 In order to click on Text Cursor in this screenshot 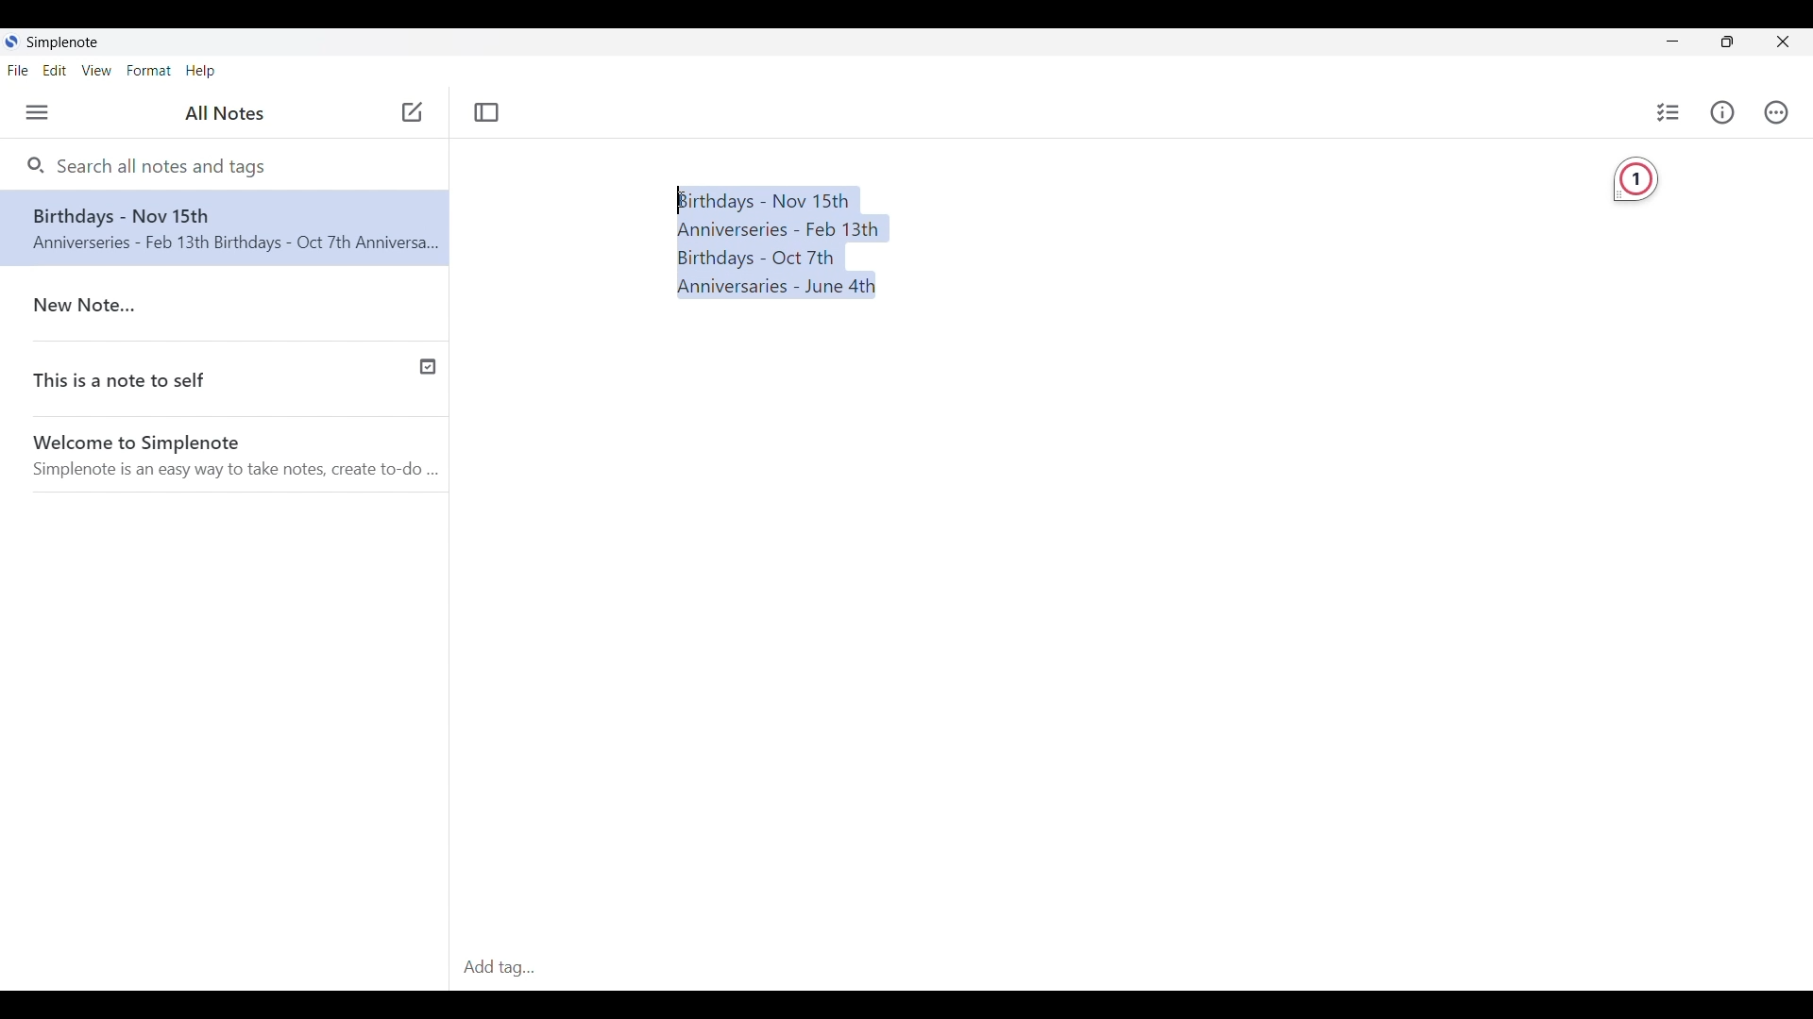, I will do `click(681, 199)`.